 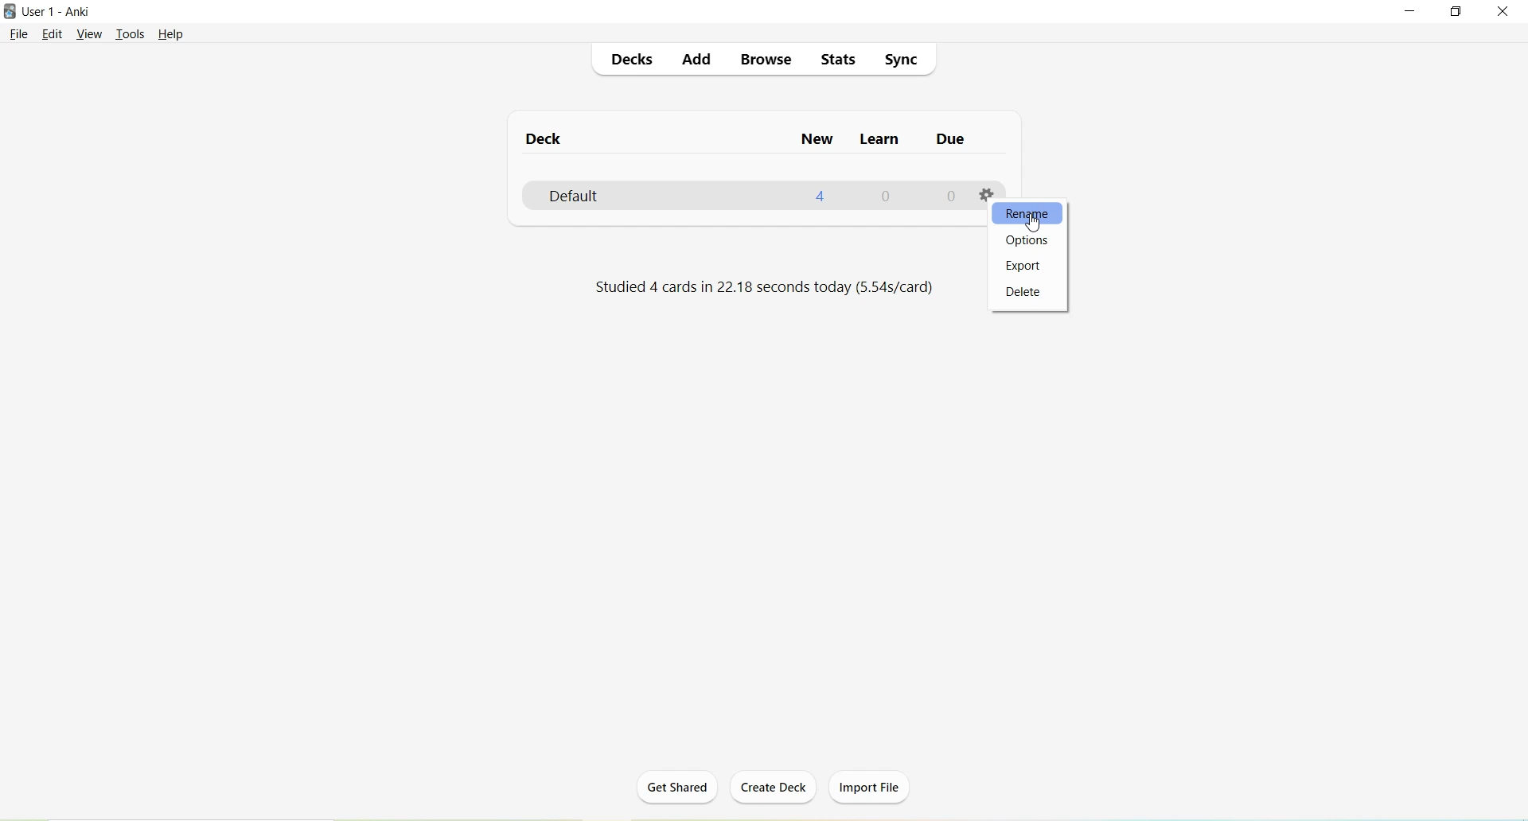 I want to click on Minimize, so click(x=1413, y=12).